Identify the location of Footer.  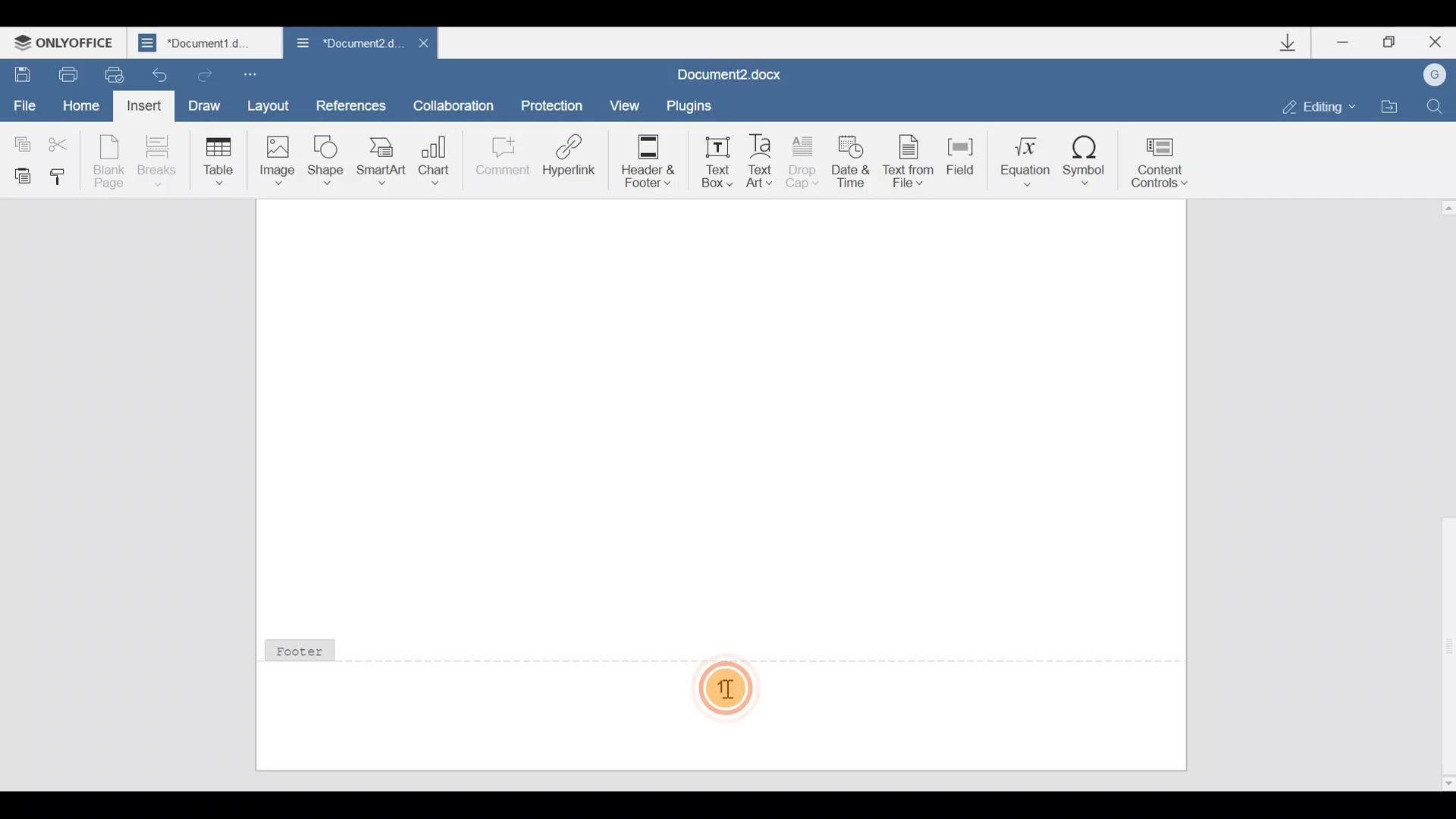
(327, 654).